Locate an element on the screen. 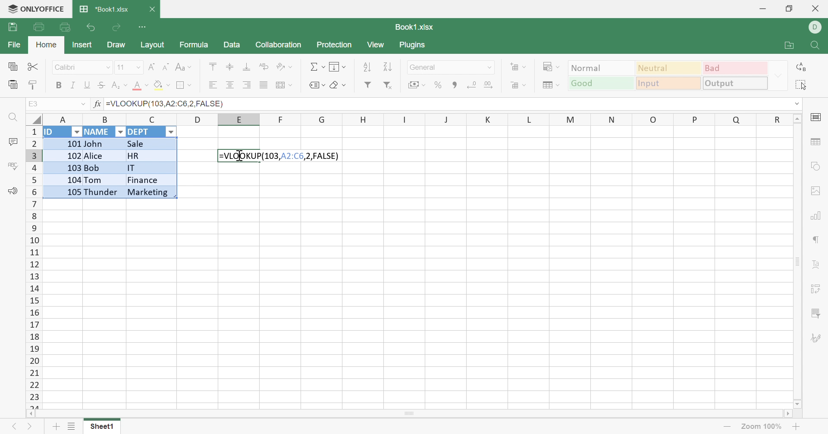  Row Number is located at coordinates (33, 267).